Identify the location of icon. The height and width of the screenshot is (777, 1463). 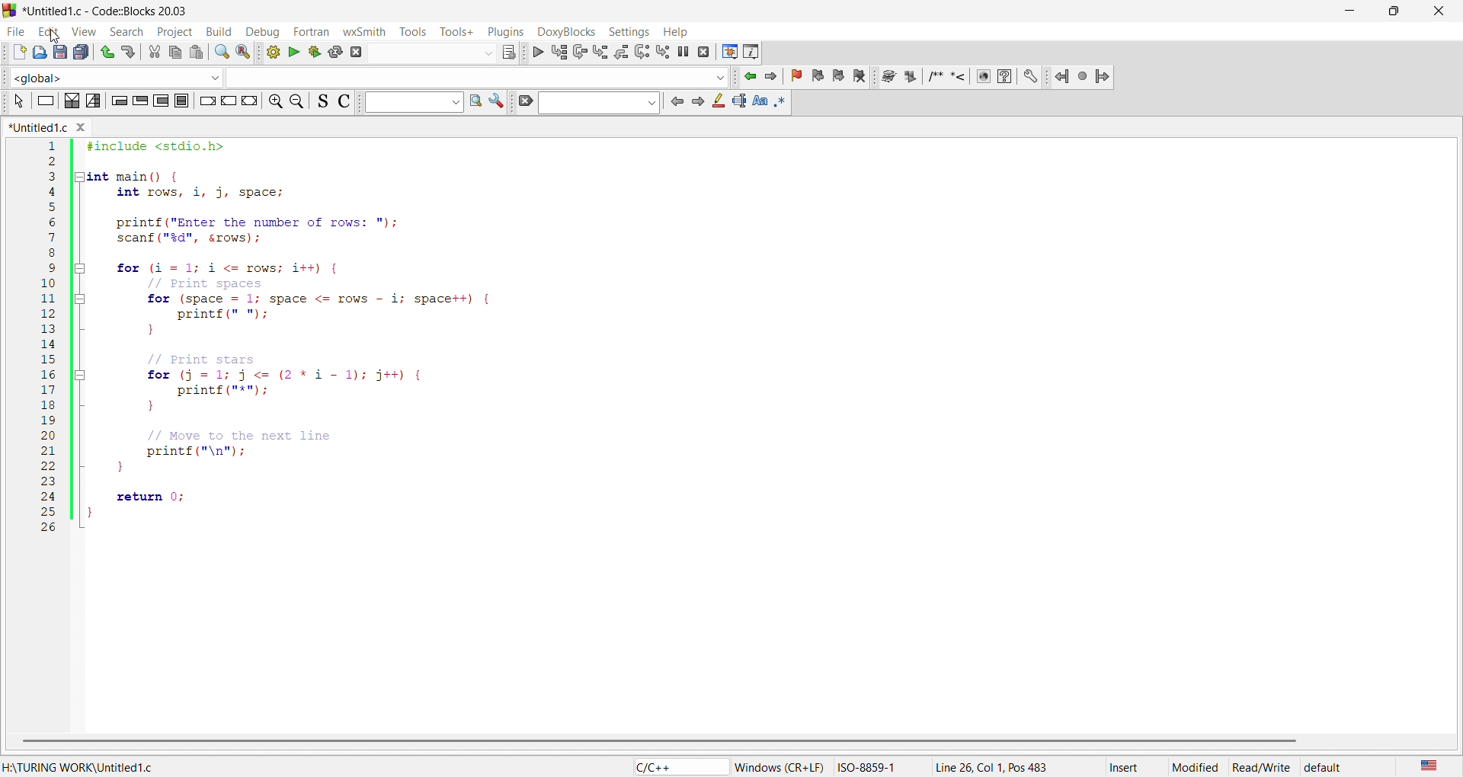
(249, 101).